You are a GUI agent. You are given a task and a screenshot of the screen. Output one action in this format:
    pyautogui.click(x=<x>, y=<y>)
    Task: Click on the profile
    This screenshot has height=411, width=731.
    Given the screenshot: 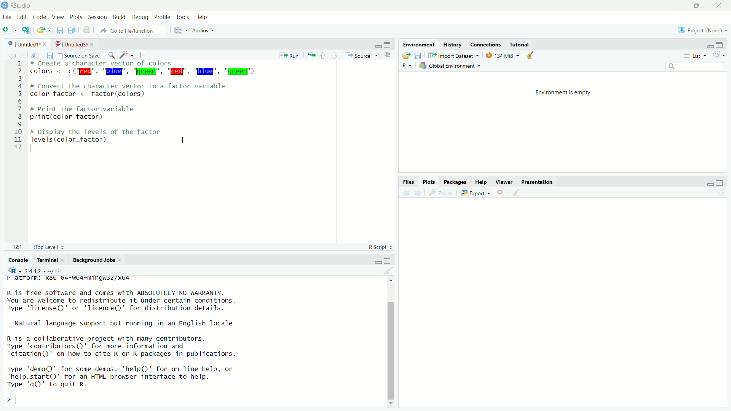 What is the action you would take?
    pyautogui.click(x=162, y=17)
    